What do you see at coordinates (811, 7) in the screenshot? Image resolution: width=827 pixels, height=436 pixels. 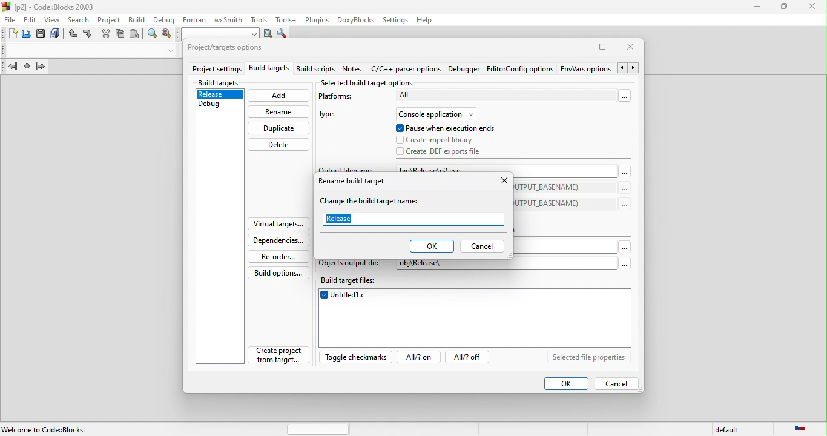 I see `close` at bounding box center [811, 7].